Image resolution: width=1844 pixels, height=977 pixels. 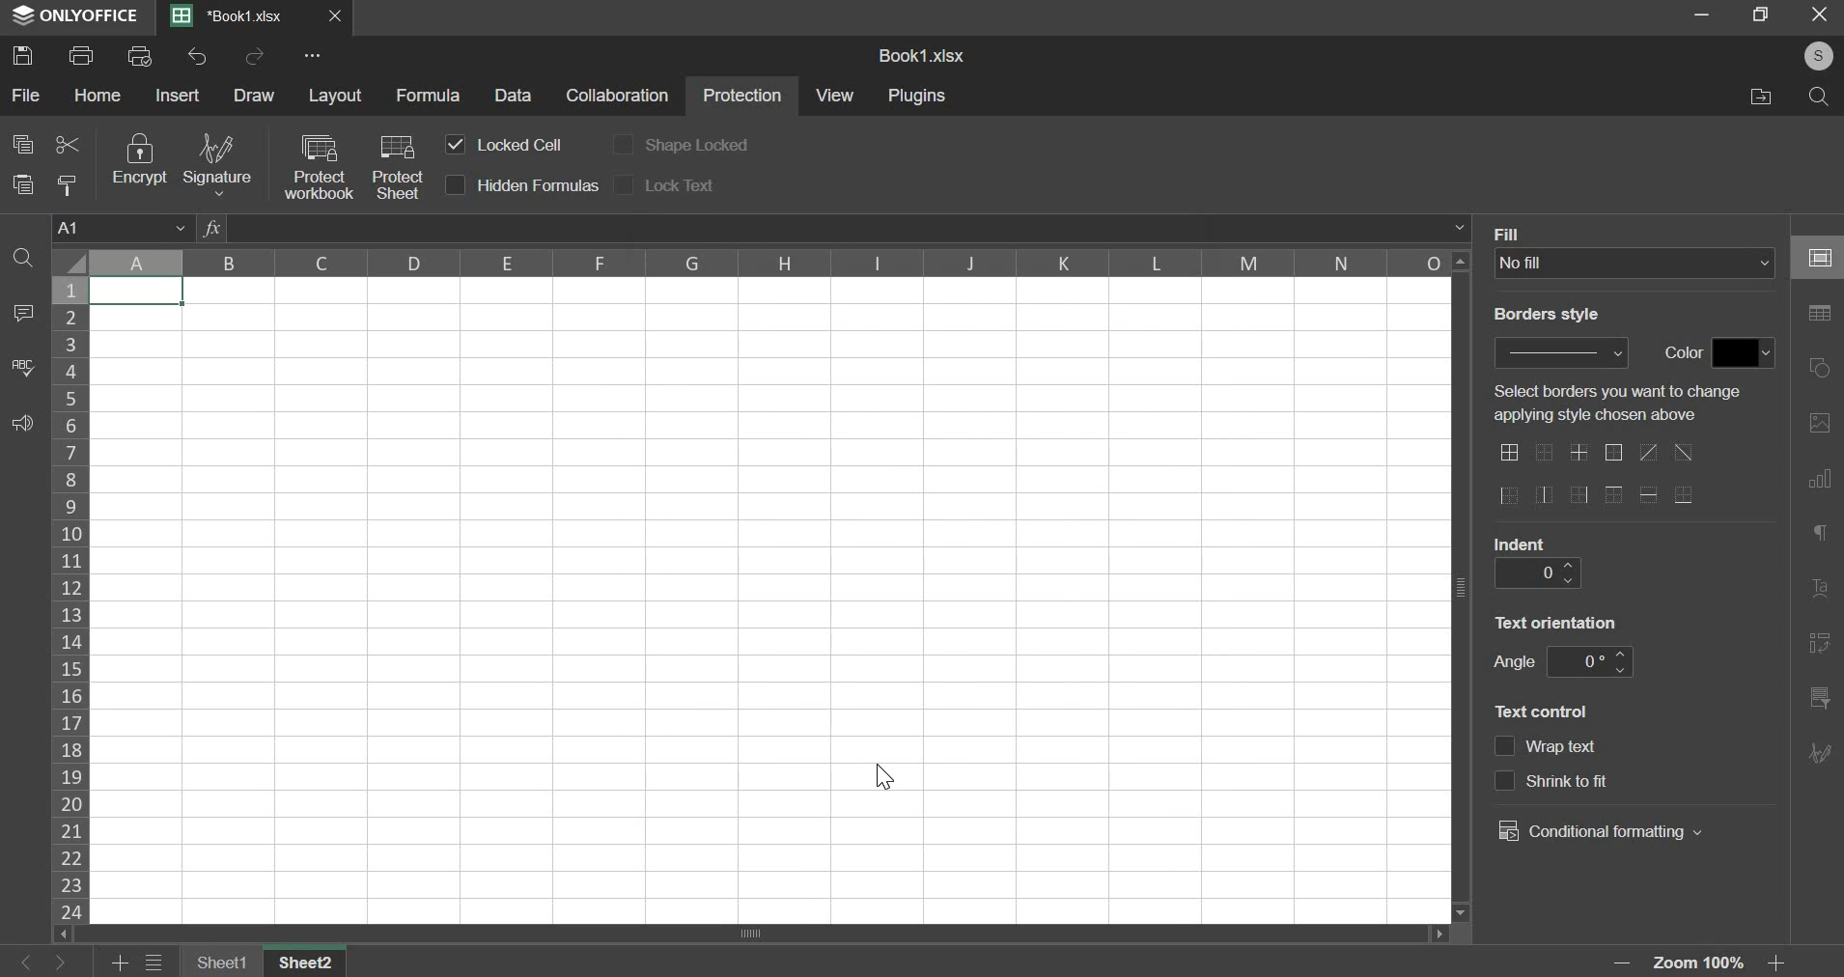 What do you see at coordinates (767, 263) in the screenshot?
I see `column` at bounding box center [767, 263].